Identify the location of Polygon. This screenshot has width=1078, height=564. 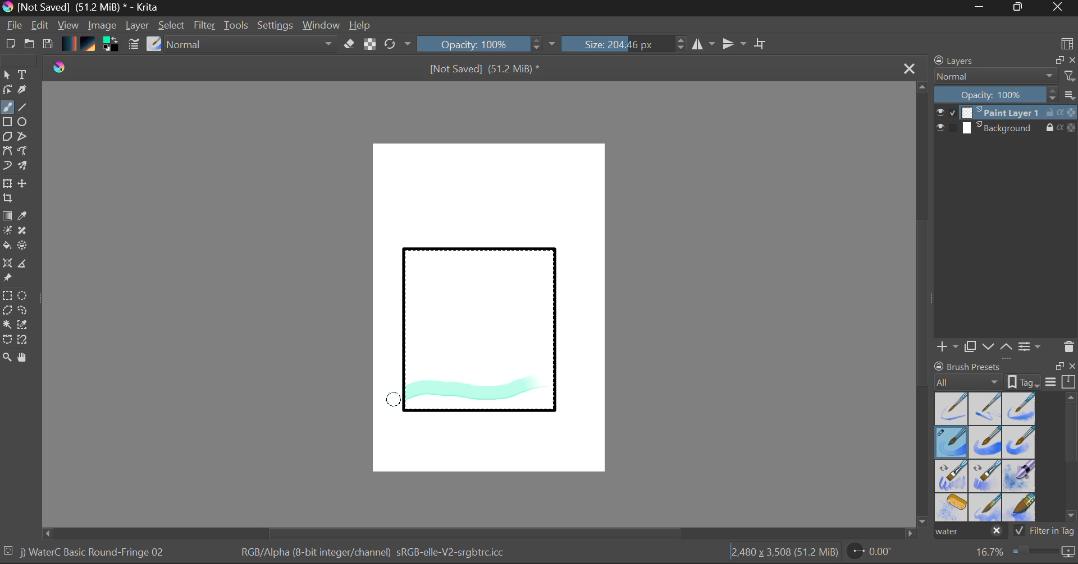
(7, 137).